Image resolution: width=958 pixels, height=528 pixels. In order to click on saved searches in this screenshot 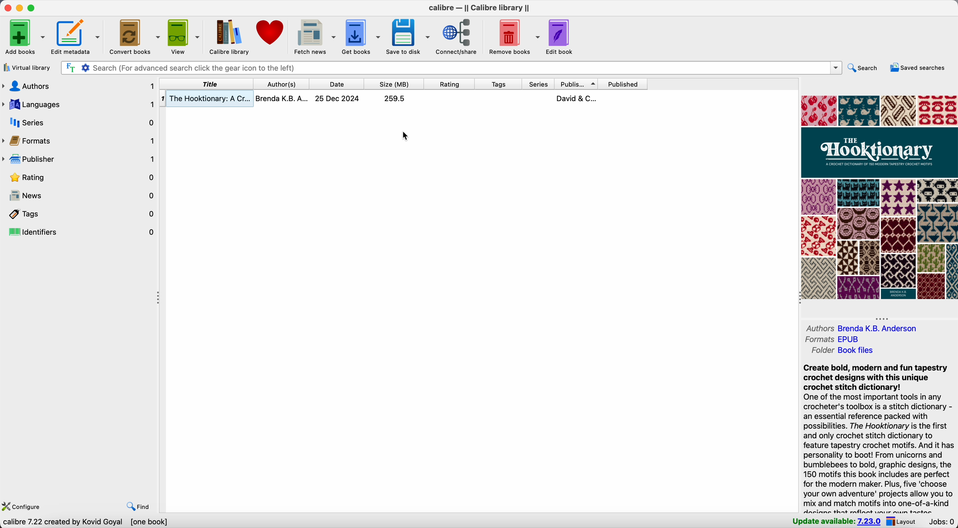, I will do `click(920, 67)`.